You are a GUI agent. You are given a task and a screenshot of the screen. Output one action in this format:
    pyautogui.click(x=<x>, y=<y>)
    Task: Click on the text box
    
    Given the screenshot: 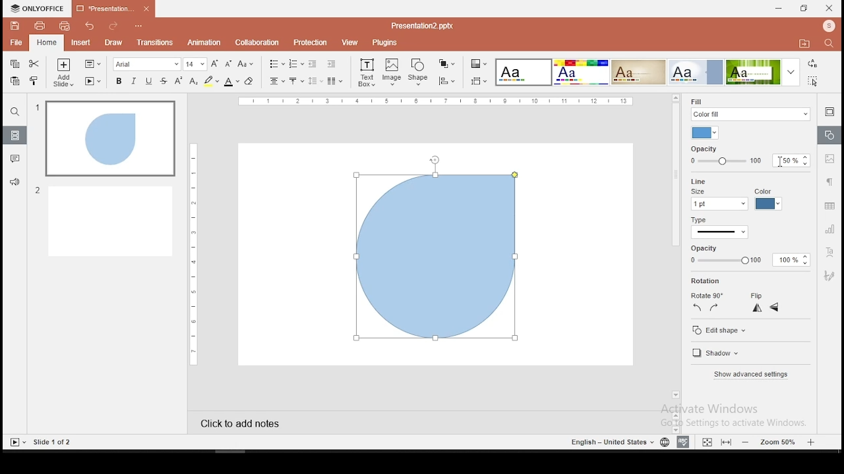 What is the action you would take?
    pyautogui.click(x=367, y=72)
    